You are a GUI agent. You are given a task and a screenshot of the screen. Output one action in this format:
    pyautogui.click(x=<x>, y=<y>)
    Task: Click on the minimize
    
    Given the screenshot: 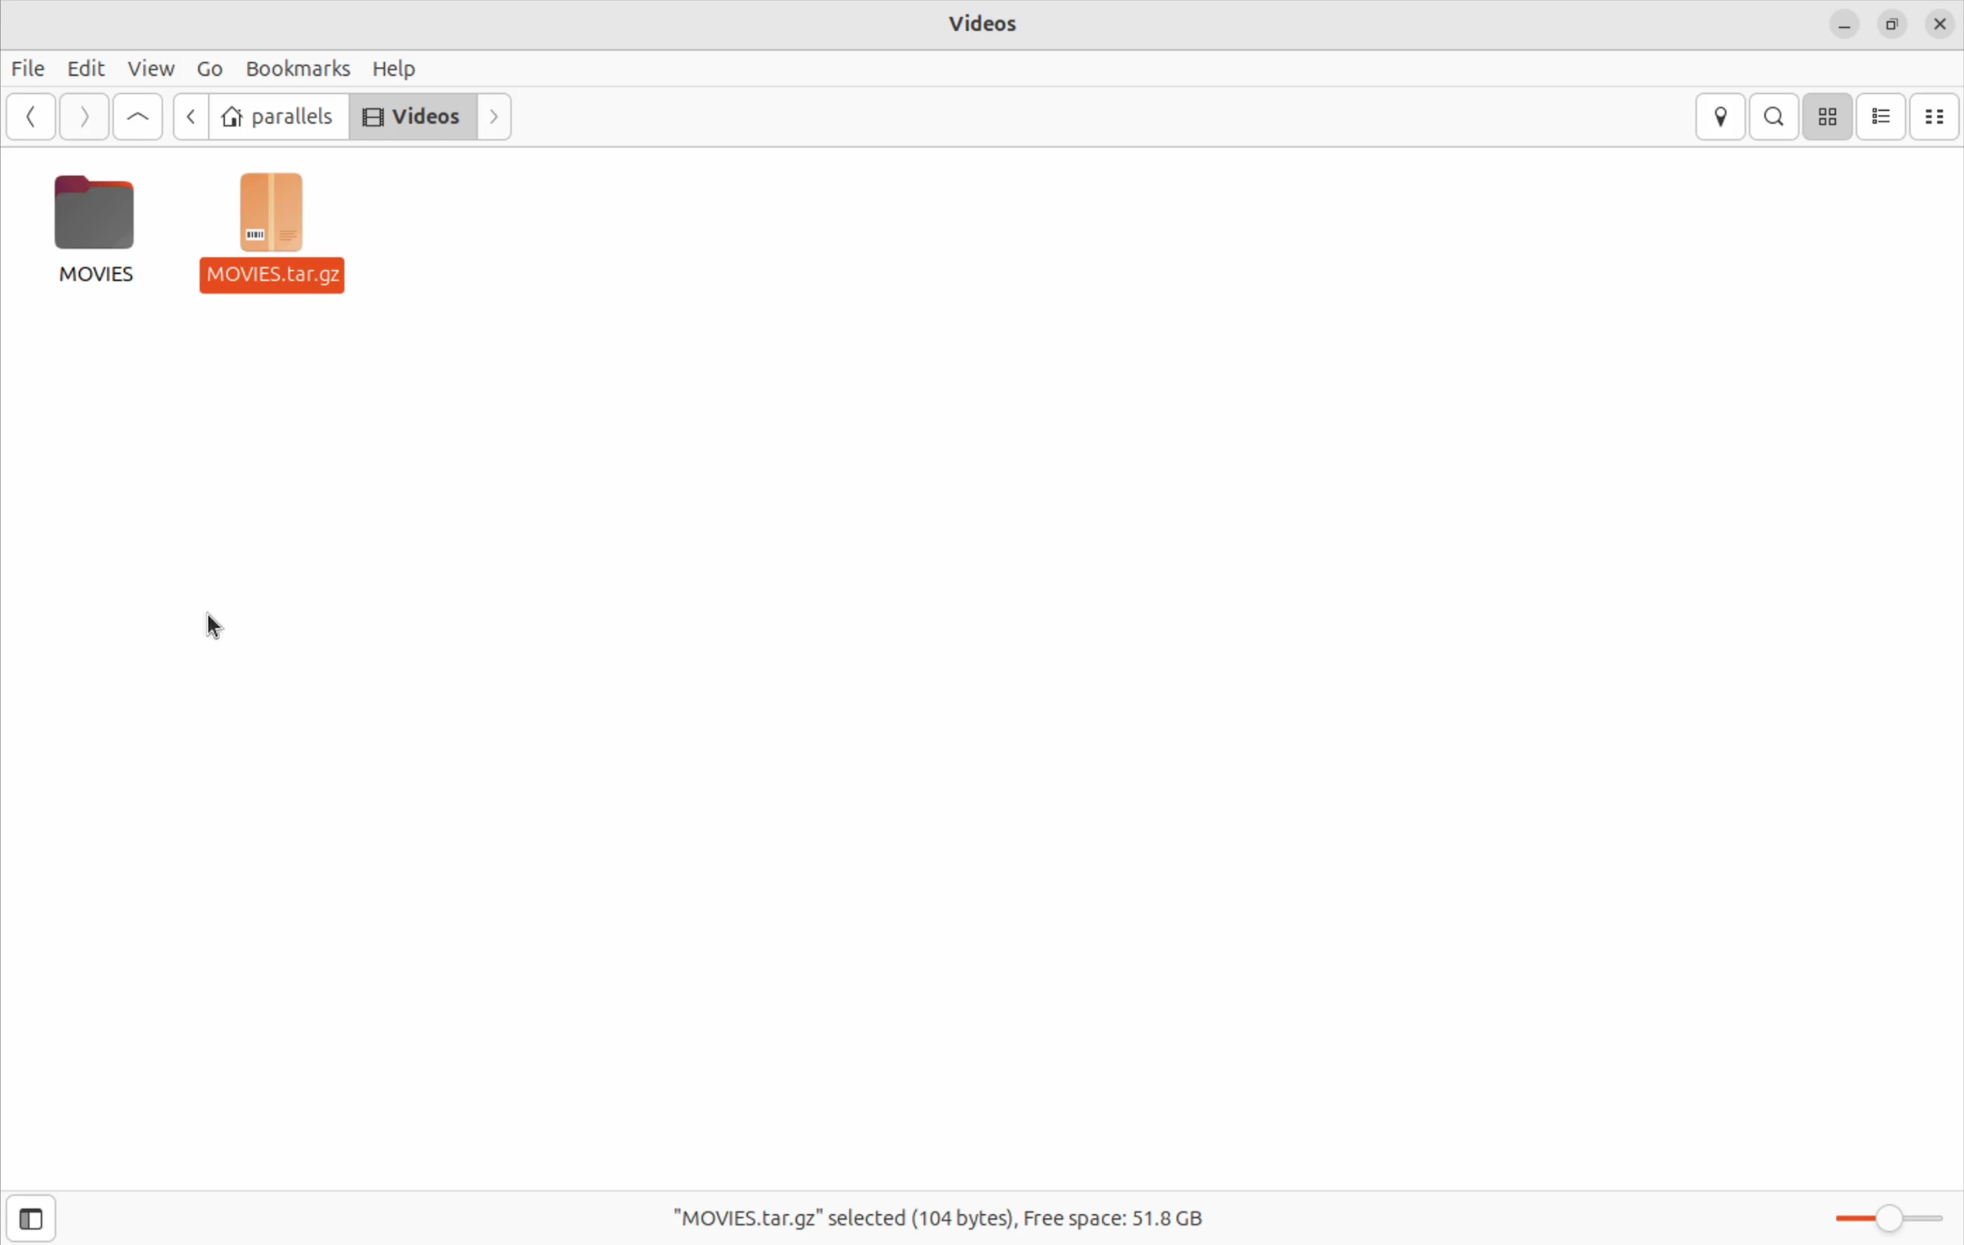 What is the action you would take?
    pyautogui.click(x=1844, y=27)
    